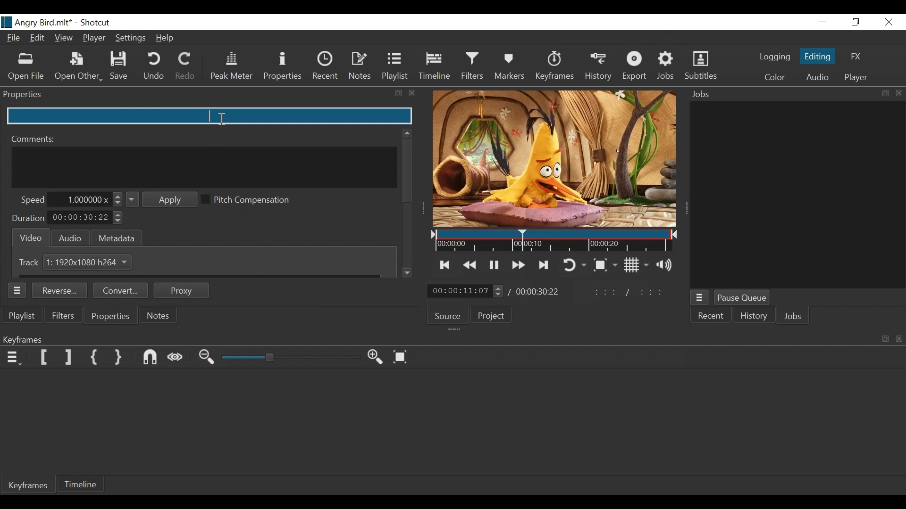 This screenshot has width=906, height=509. I want to click on Undo, so click(154, 67).